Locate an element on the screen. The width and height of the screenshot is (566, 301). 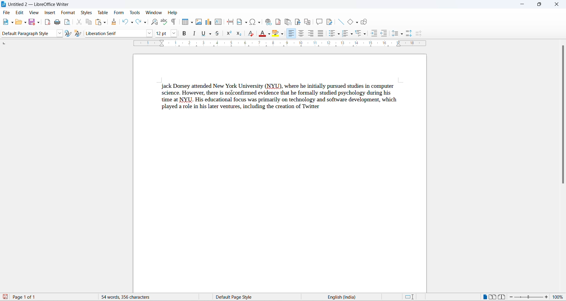
update selected style is located at coordinates (68, 33).